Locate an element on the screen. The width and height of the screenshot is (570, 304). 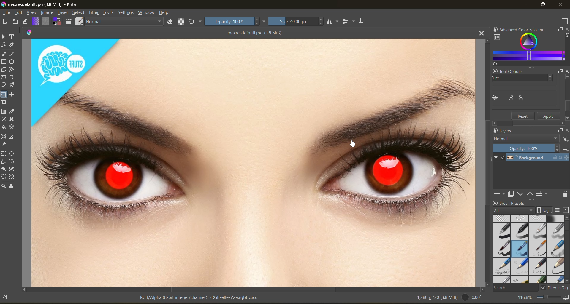
tool is located at coordinates (12, 169).